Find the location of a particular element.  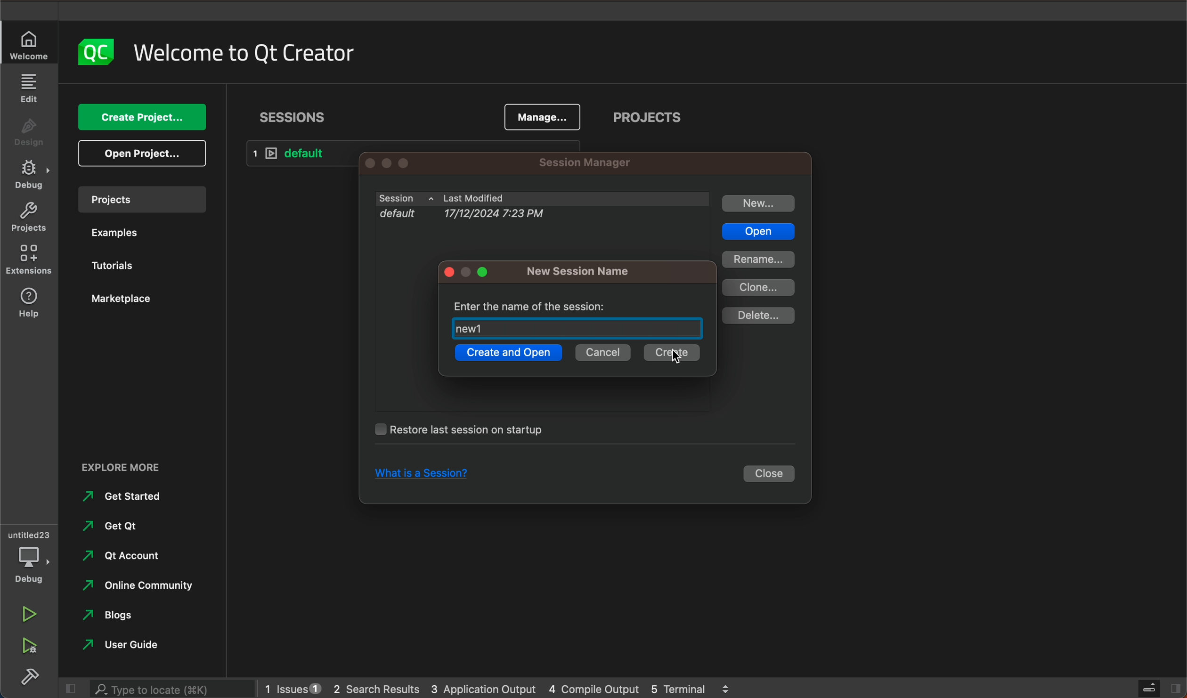

run debug is located at coordinates (29, 644).